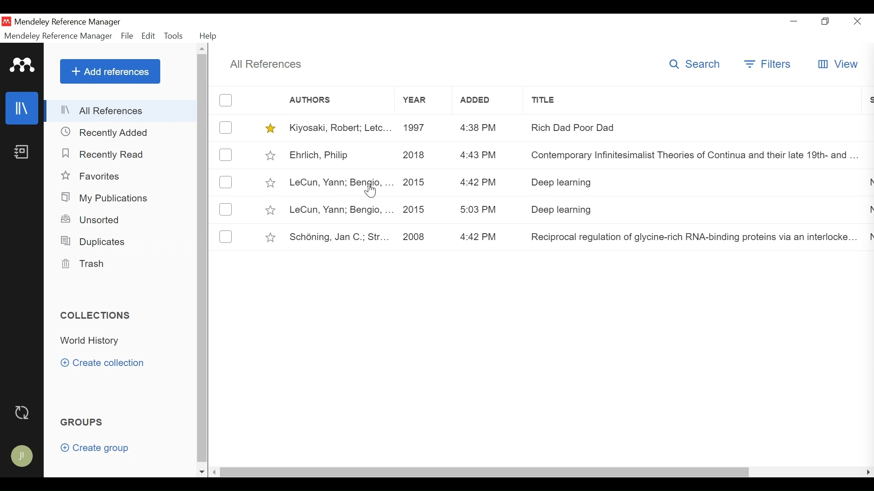 This screenshot has width=874, height=491. Describe the element at coordinates (694, 183) in the screenshot. I see `Deep learning` at that location.